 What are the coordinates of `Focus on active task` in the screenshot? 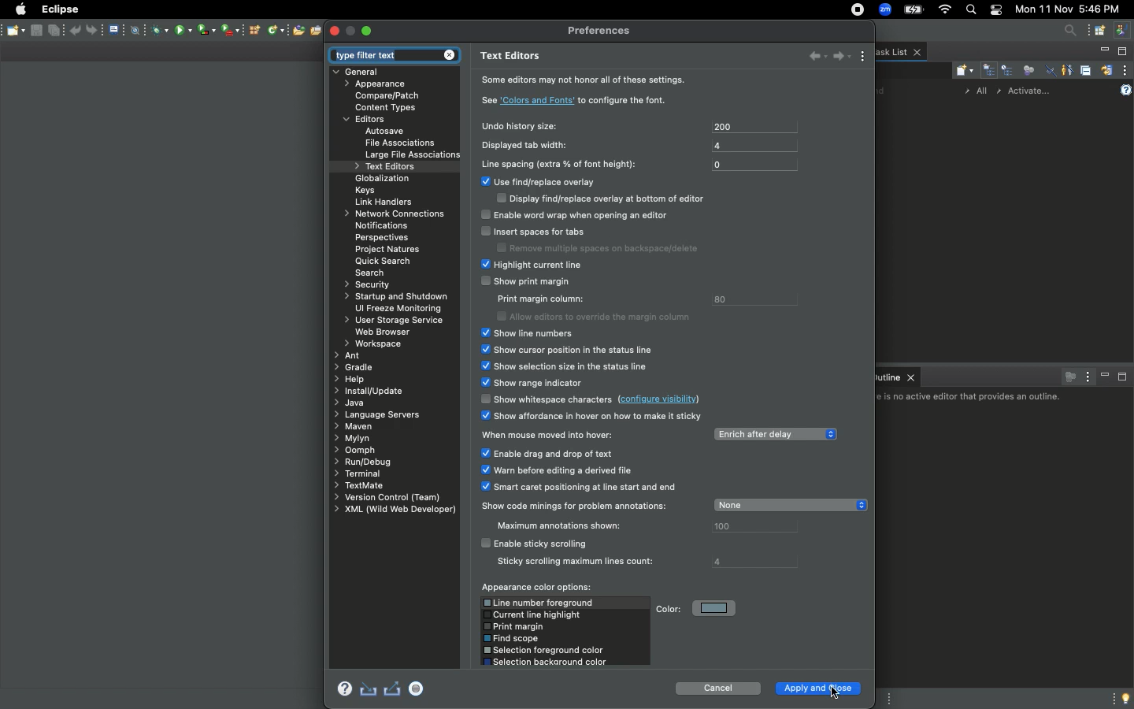 It's located at (1068, 376).